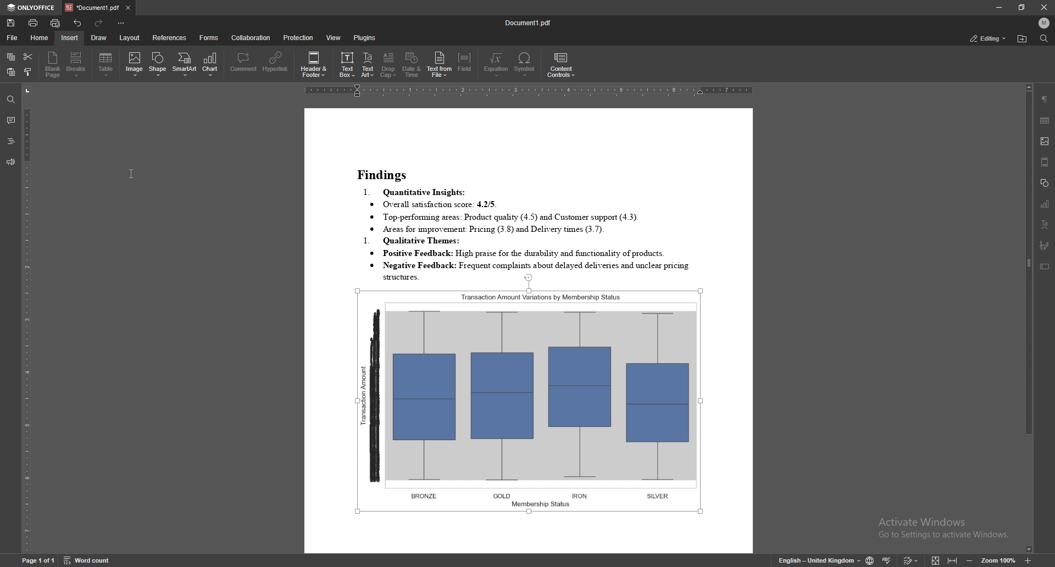 The image size is (1055, 567). I want to click on track changes, so click(911, 560).